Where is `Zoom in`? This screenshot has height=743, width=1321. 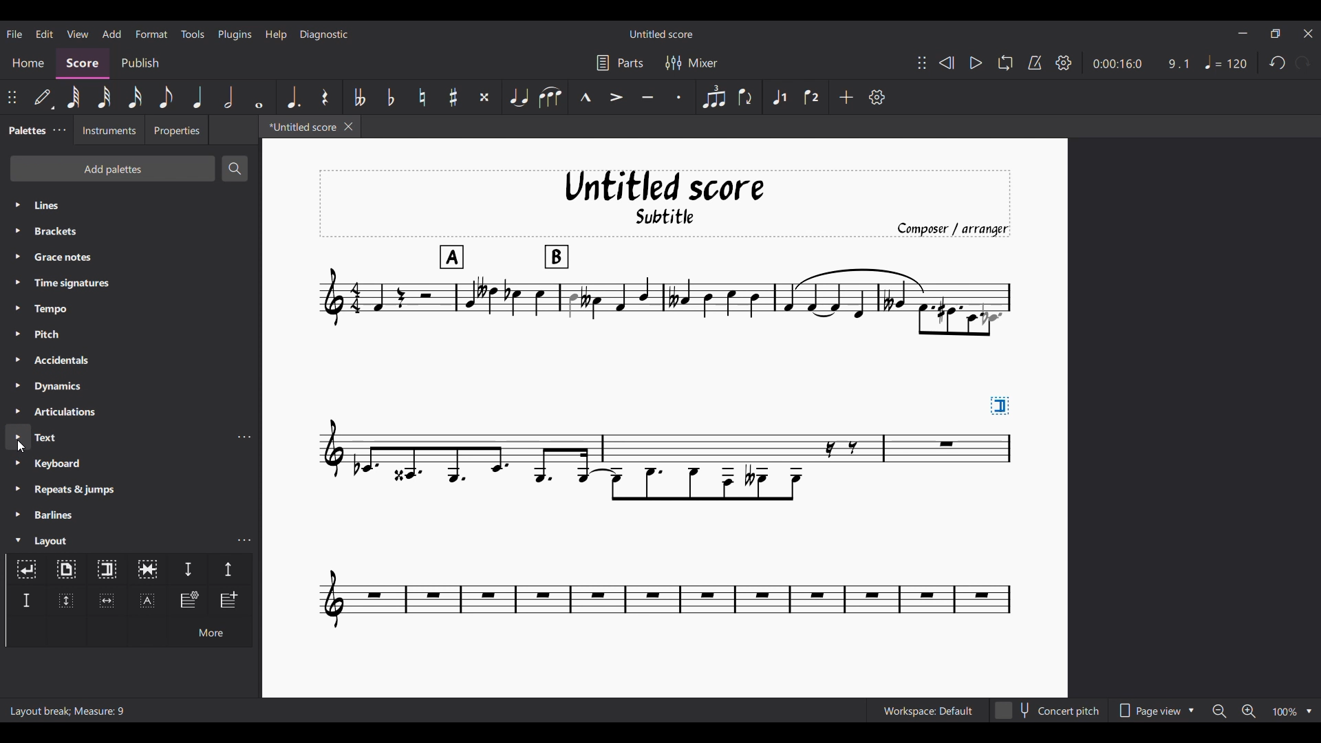 Zoom in is located at coordinates (1249, 711).